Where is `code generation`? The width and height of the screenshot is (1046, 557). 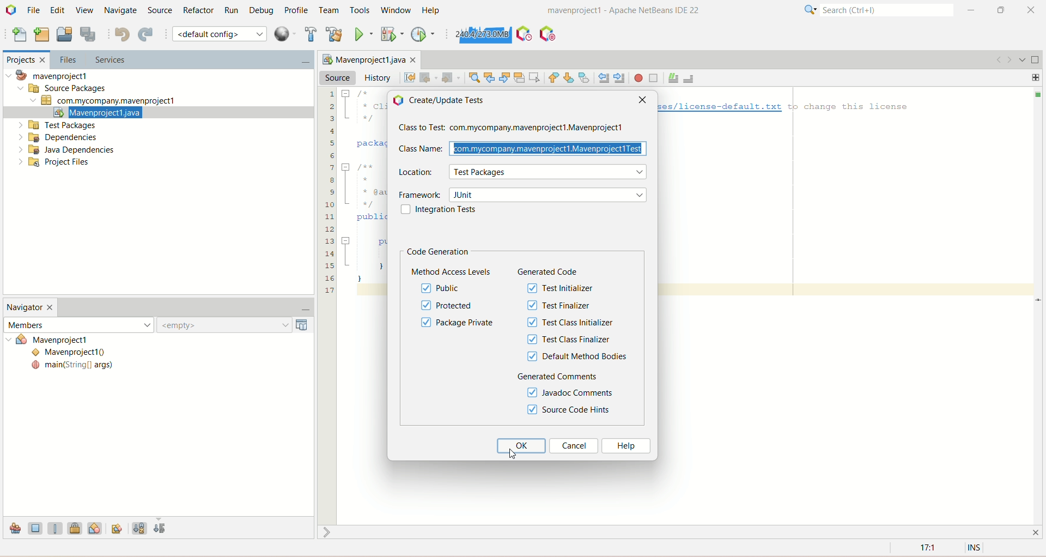 code generation is located at coordinates (439, 251).